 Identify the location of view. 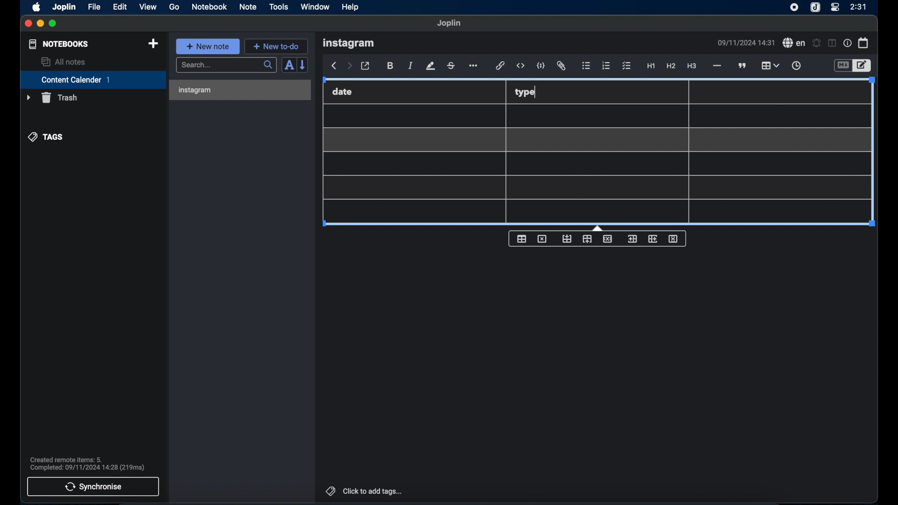
(148, 7).